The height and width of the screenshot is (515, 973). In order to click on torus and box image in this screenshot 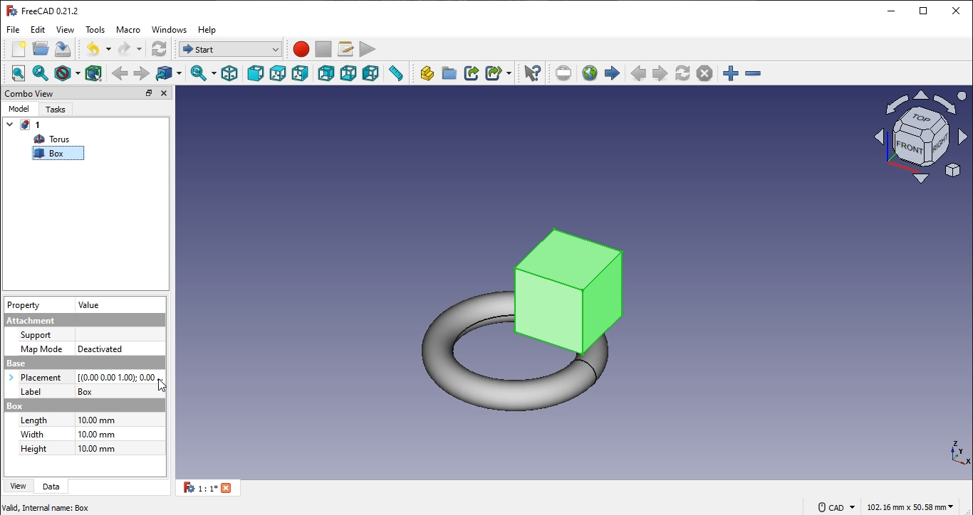, I will do `click(530, 318)`.